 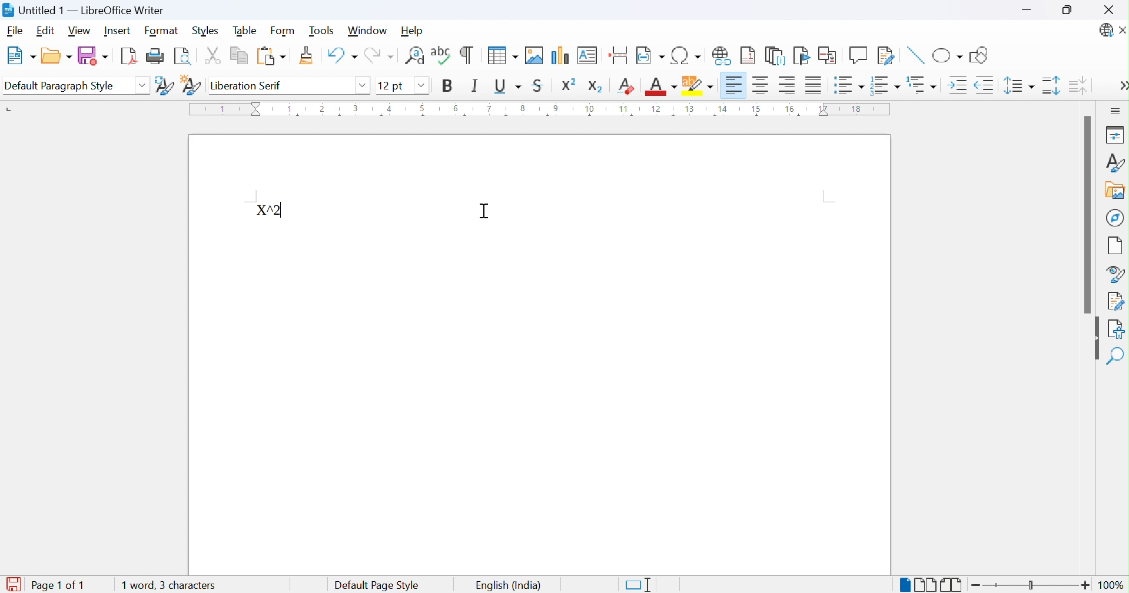 What do you see at coordinates (44, 585) in the screenshot?
I see `Page 1 of 1` at bounding box center [44, 585].